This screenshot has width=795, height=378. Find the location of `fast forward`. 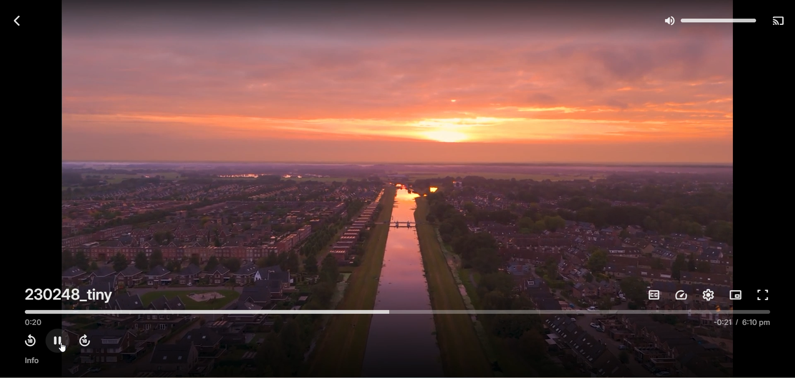

fast forward is located at coordinates (87, 341).